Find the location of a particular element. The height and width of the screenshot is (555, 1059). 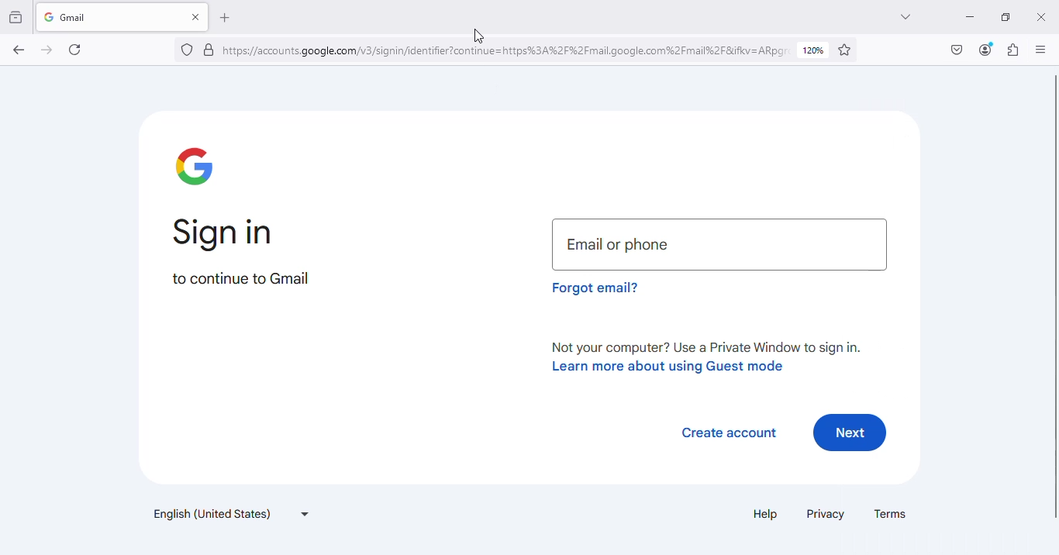

bookmark this page is located at coordinates (845, 50).